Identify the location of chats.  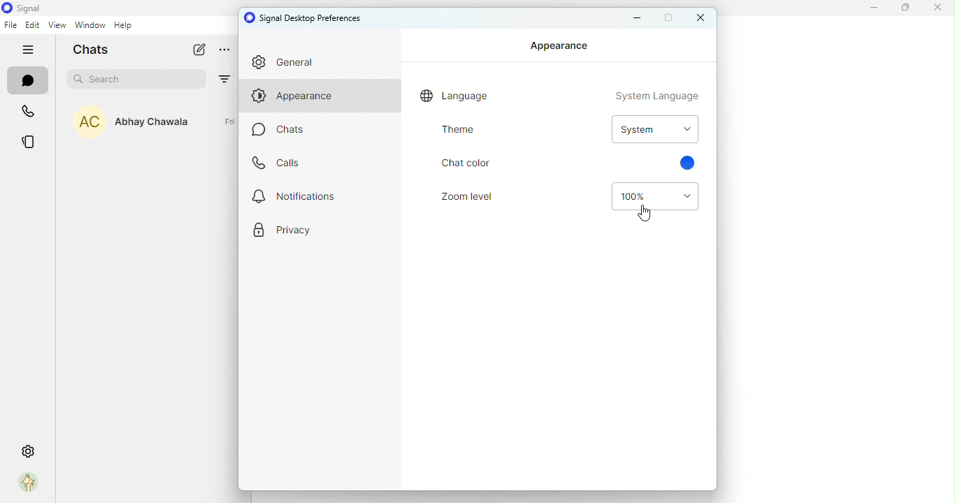
(26, 81).